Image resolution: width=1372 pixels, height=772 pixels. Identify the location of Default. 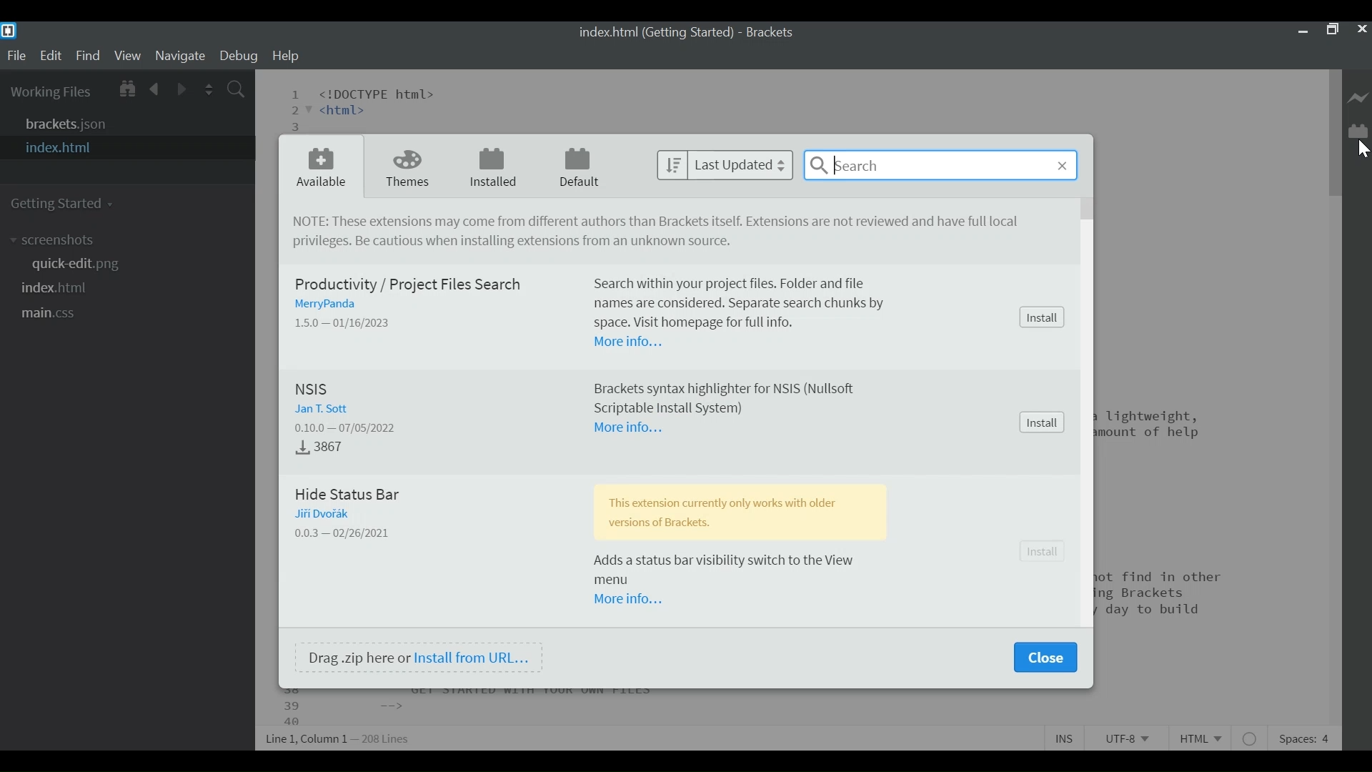
(580, 167).